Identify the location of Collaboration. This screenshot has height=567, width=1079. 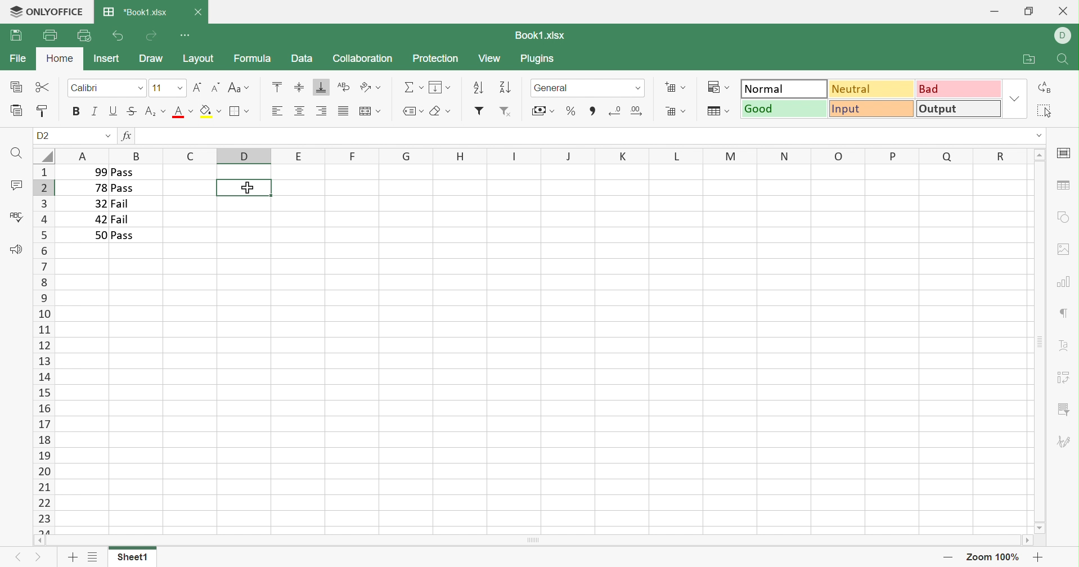
(362, 60).